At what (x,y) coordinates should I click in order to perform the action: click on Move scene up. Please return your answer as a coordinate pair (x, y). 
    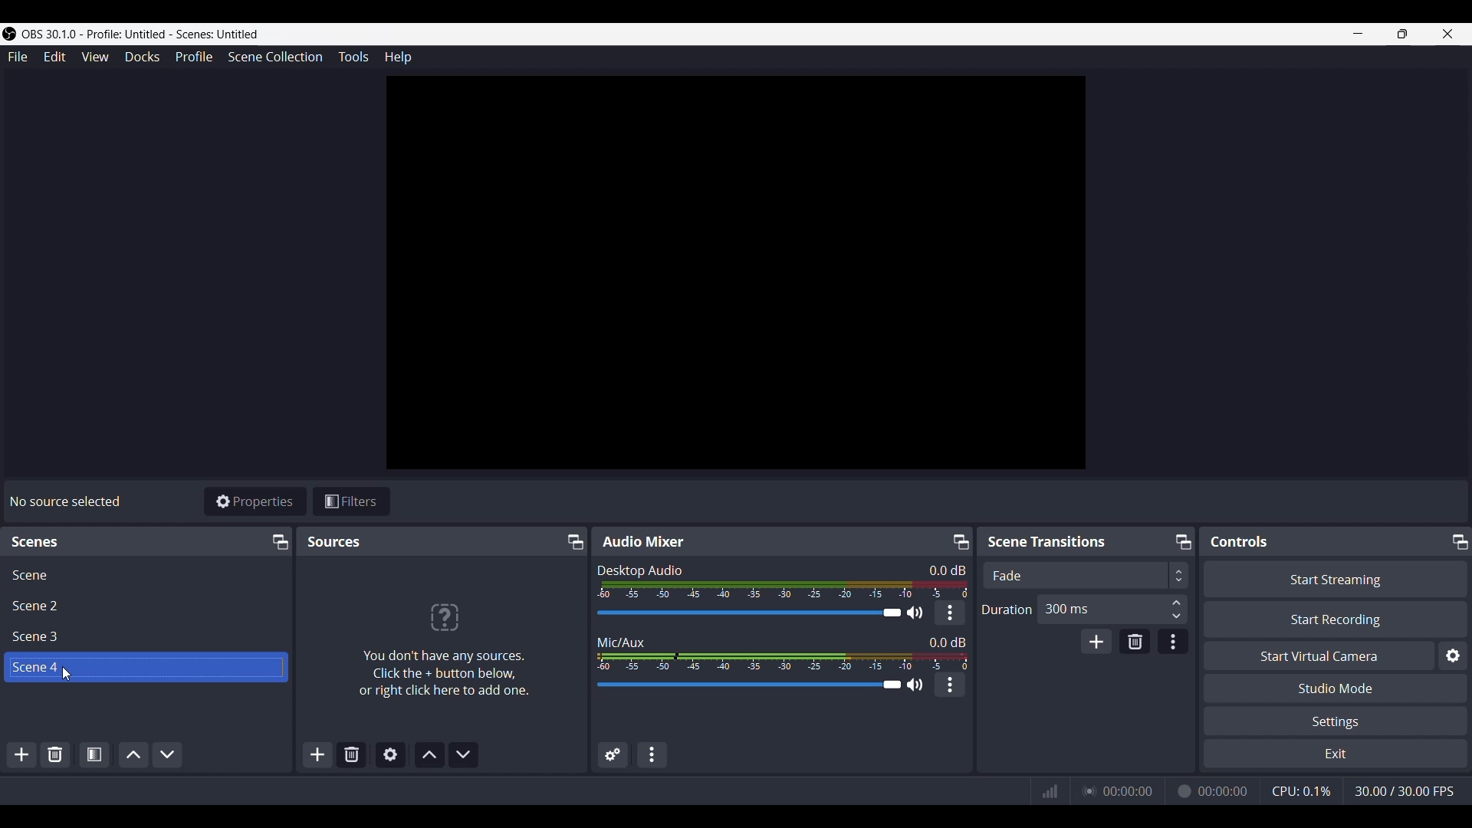
    Looking at the image, I should click on (133, 754).